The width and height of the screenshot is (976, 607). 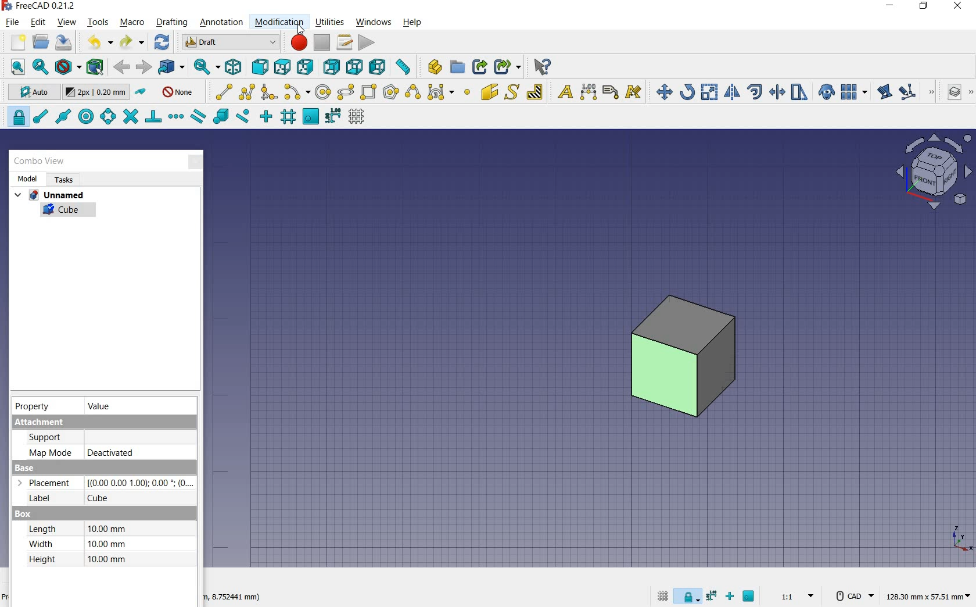 I want to click on line, so click(x=221, y=91).